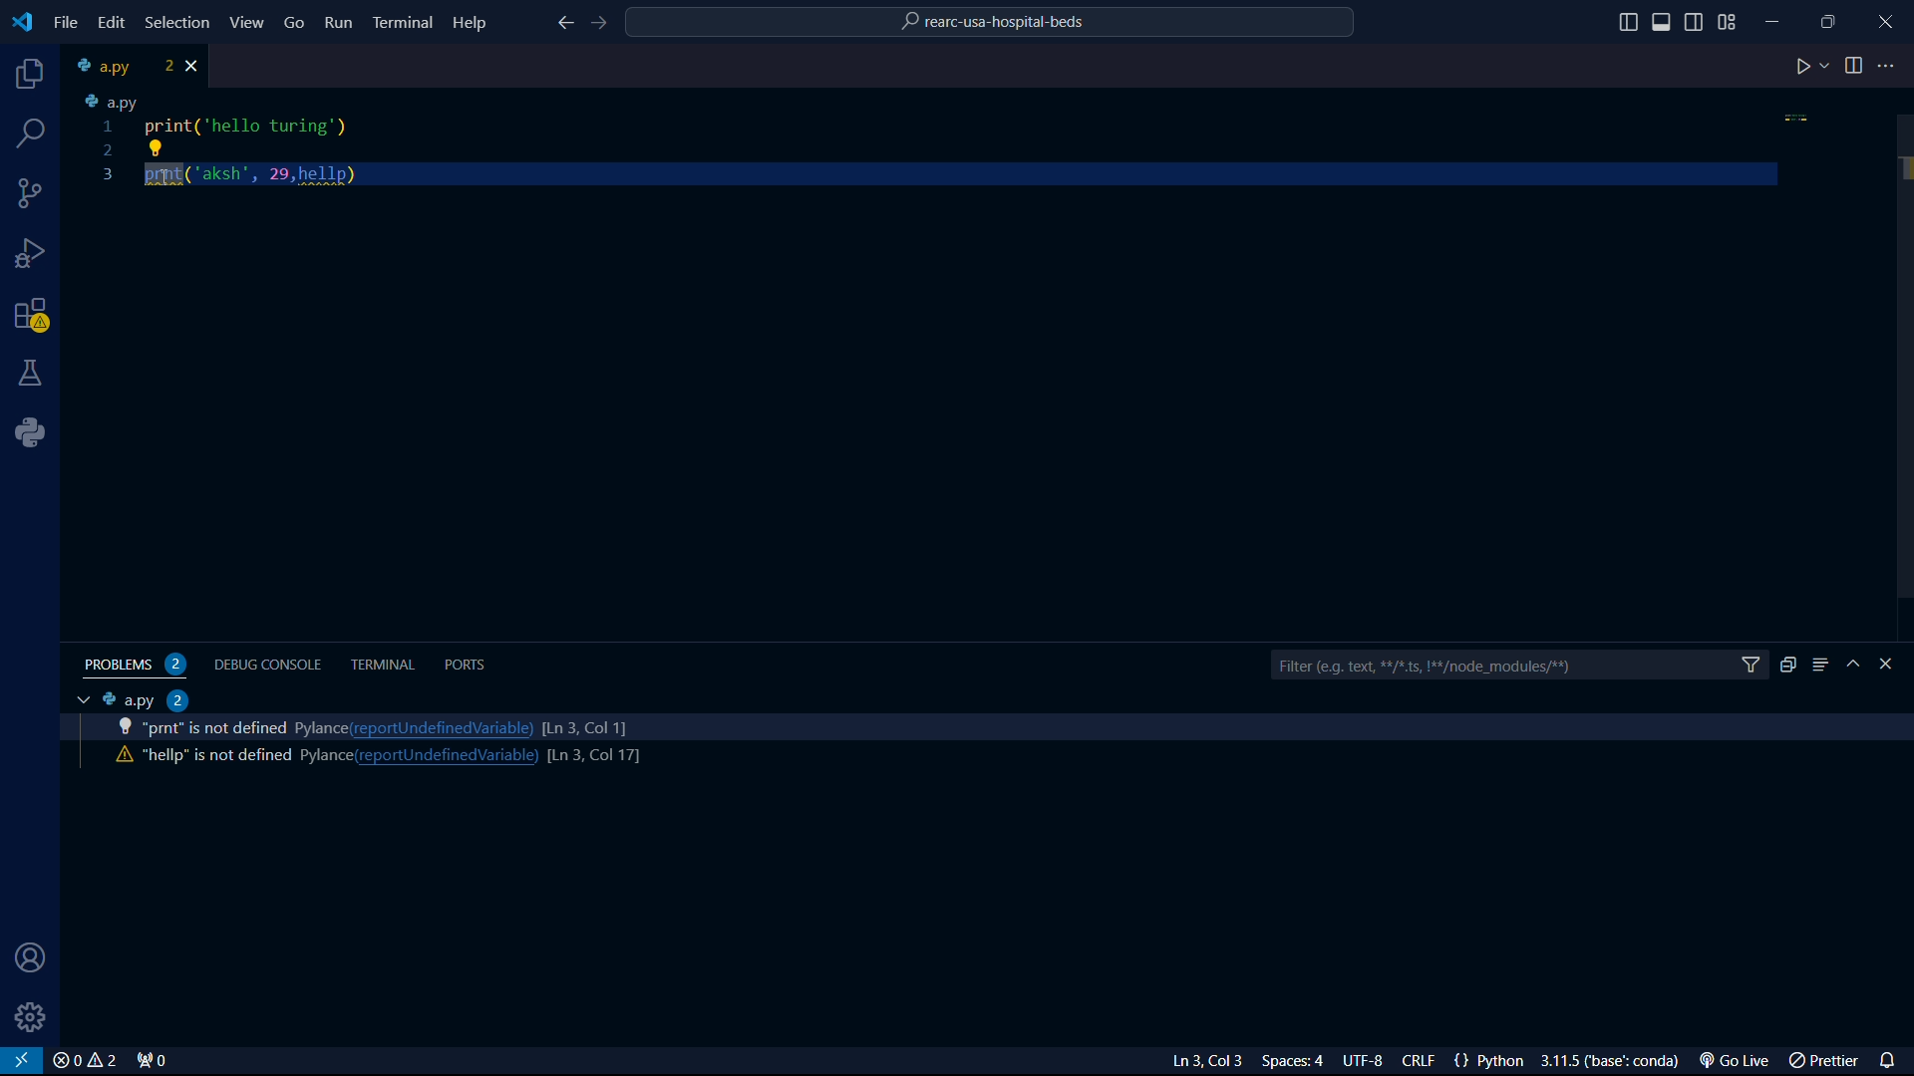  What do you see at coordinates (35, 249) in the screenshot?
I see `bug` at bounding box center [35, 249].